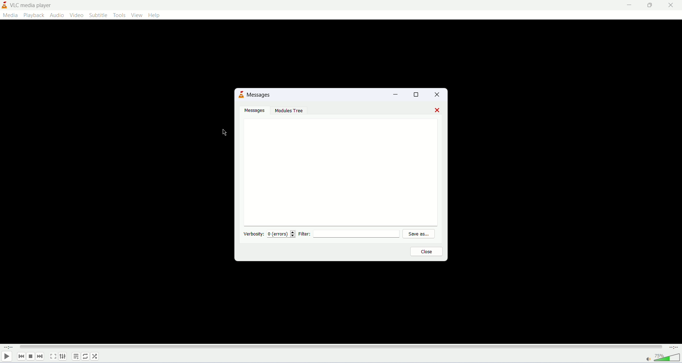  I want to click on minimize, so click(629, 5).